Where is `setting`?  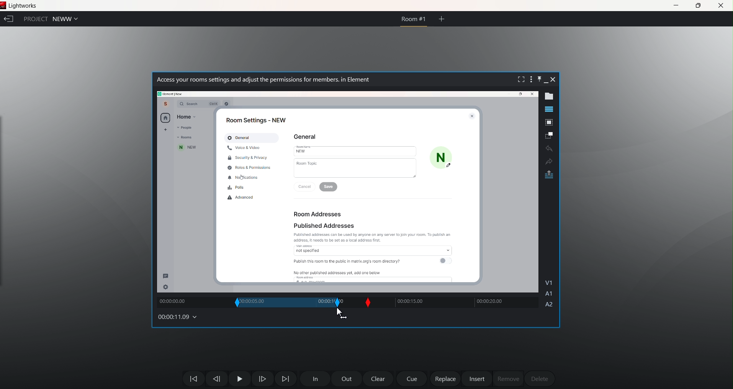
setting is located at coordinates (165, 286).